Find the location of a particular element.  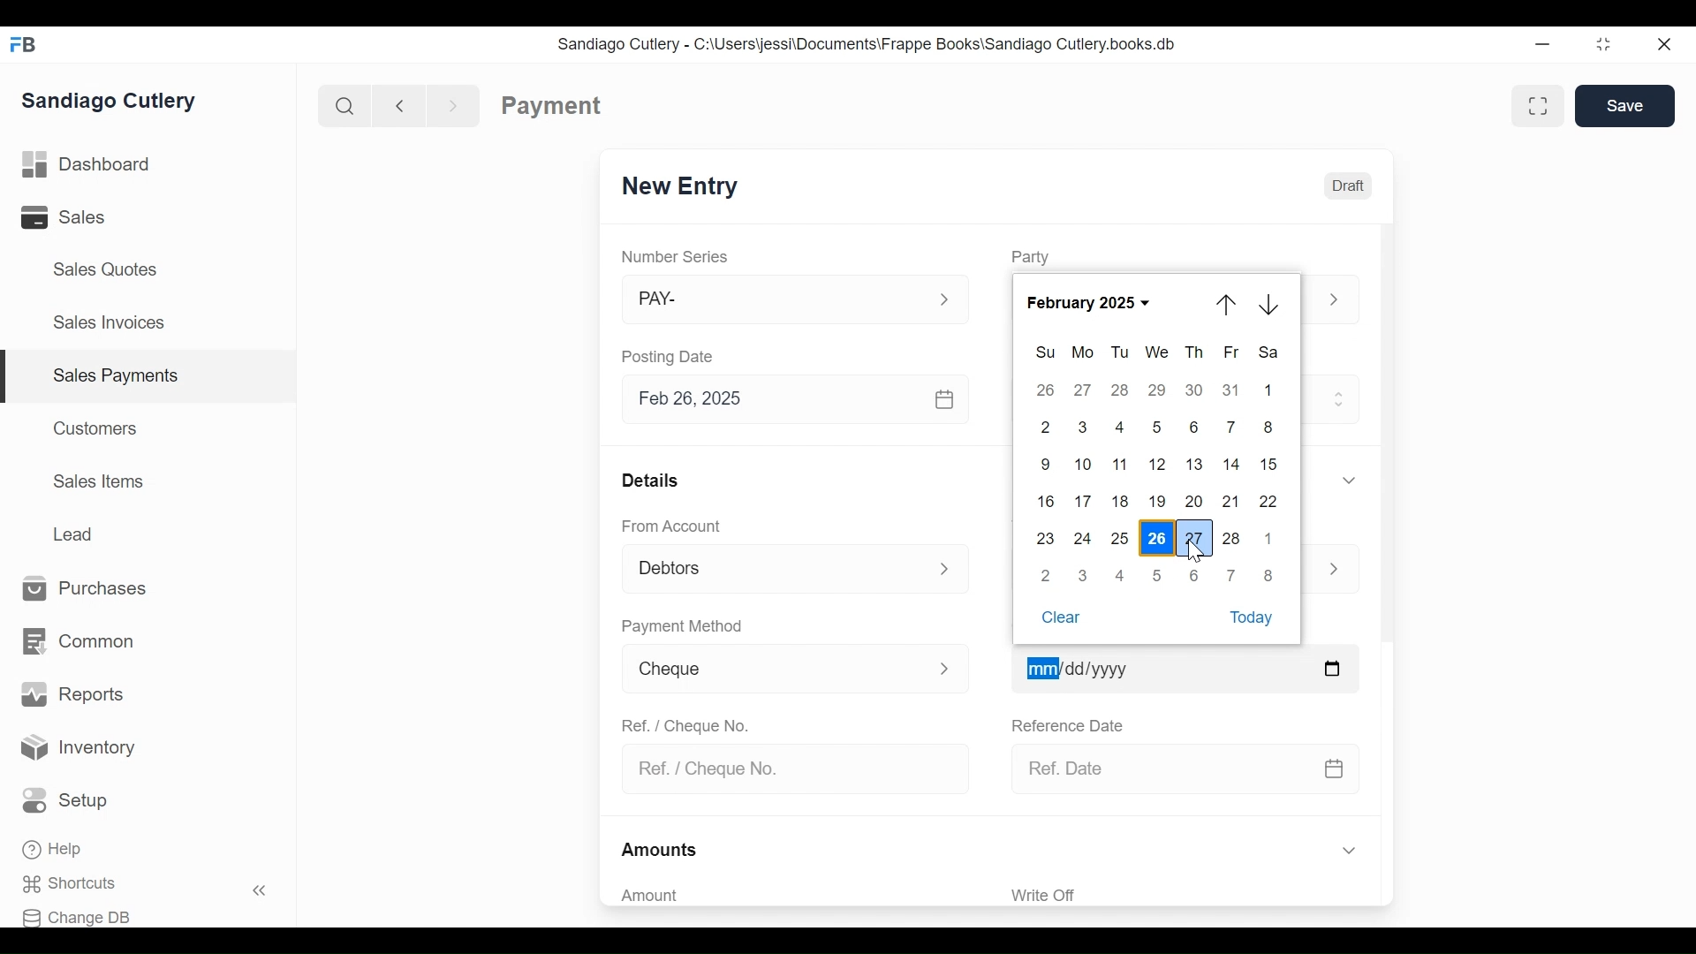

Setup is located at coordinates (70, 801).